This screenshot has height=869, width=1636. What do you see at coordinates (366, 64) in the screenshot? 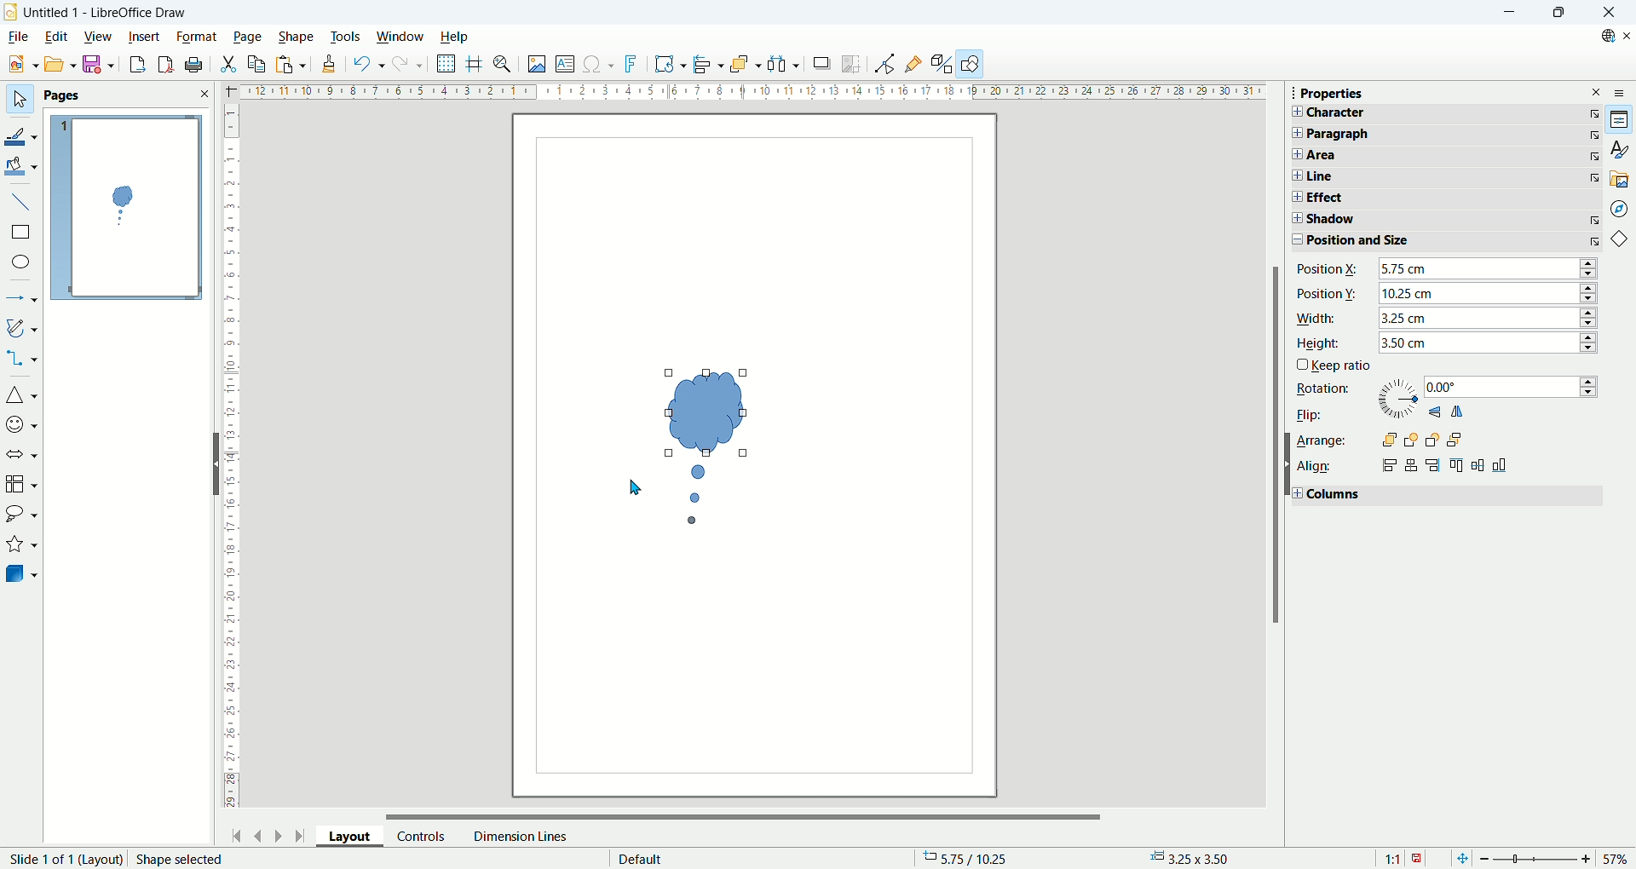
I see `undo` at bounding box center [366, 64].